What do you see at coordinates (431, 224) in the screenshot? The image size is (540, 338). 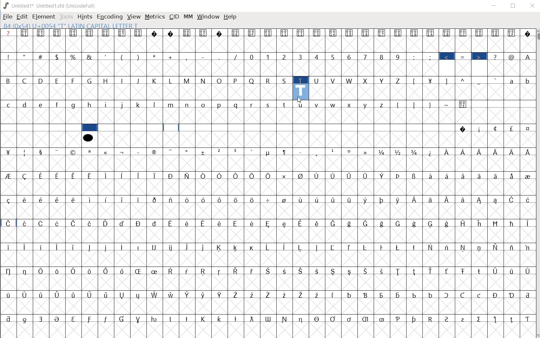 I see `Symbol` at bounding box center [431, 224].